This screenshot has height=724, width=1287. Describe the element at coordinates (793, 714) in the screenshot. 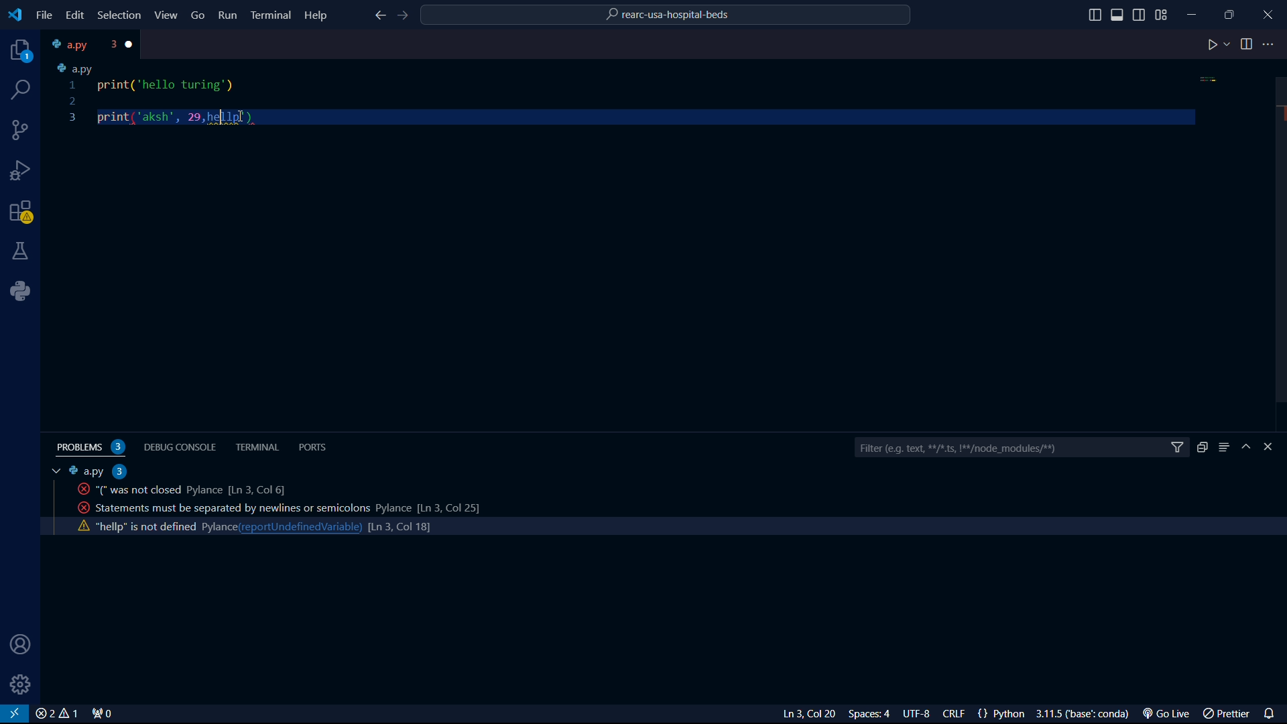

I see `Ln 3 Col 23` at that location.